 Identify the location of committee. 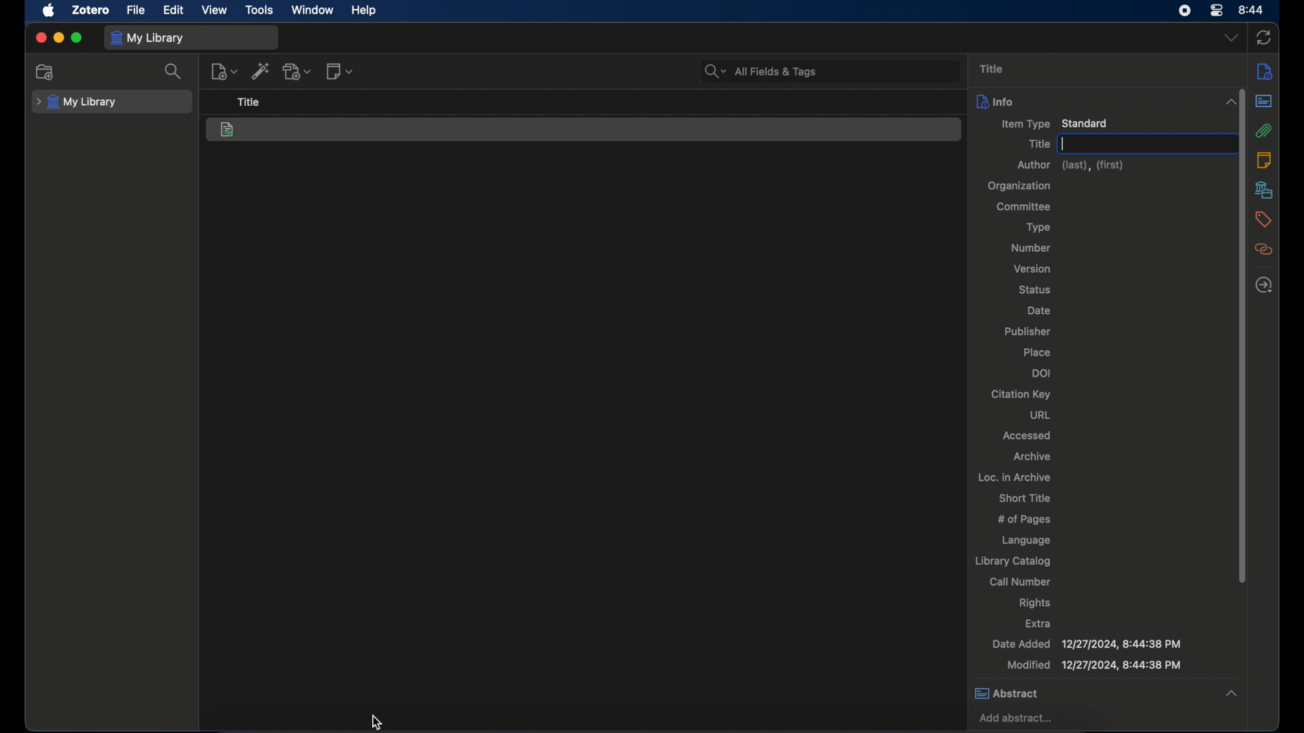
(1027, 207).